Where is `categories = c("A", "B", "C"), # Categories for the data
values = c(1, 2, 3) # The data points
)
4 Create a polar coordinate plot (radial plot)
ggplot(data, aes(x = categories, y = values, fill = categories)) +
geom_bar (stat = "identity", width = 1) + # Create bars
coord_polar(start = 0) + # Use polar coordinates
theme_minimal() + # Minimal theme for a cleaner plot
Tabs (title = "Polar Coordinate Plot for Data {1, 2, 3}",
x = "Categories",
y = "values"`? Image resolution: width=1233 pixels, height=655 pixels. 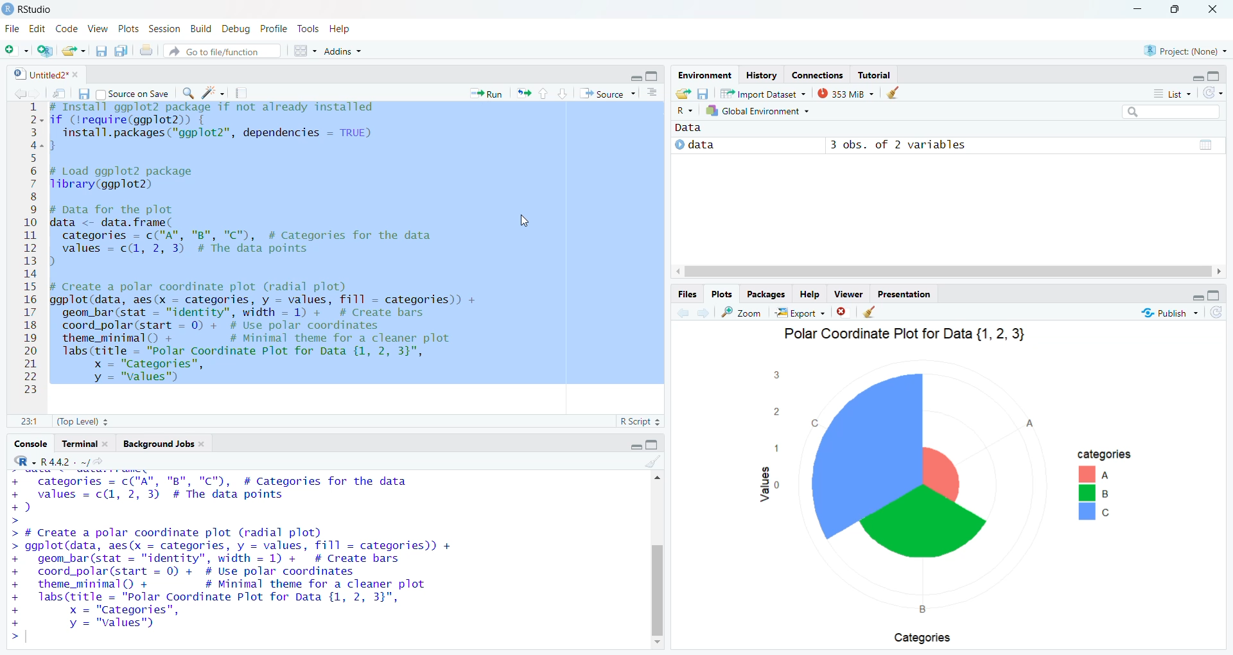 categories = c("A", "B", "C"), # Categories for the data
values = c(1, 2, 3) # The data points
)
4 Create a polar coordinate plot (radial plot)
ggplot(data, aes(x = categories, y = values, fill = categories)) +
geom_bar (stat = "identity", width = 1) + # Create bars
coord_polar(start = 0) + # Use polar coordinates
theme_minimal() + # Minimal theme for a cleaner plot
Tabs (title = "Polar Coordinate Plot for Data {1, 2, 3}",
x = "Categories",
y = "values" is located at coordinates (253, 559).